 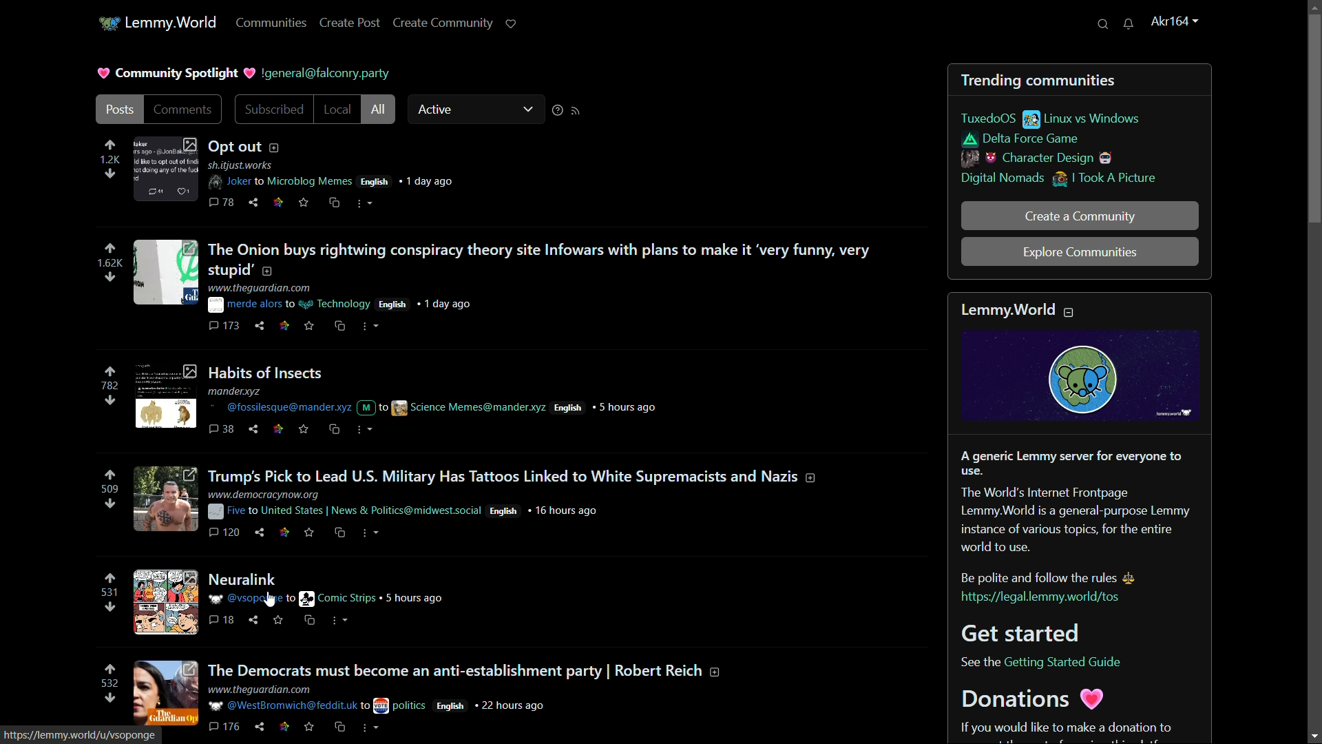 What do you see at coordinates (327, 588) in the screenshot?
I see `post-5` at bounding box center [327, 588].